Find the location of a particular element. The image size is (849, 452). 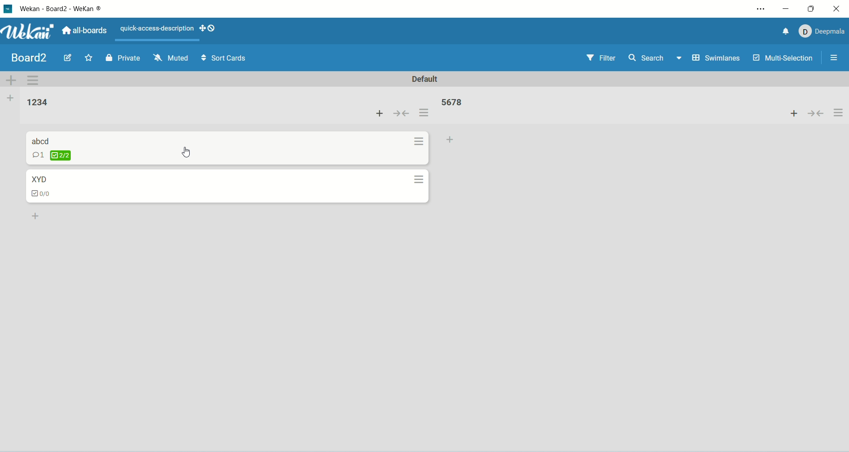

cursor is located at coordinates (187, 152).